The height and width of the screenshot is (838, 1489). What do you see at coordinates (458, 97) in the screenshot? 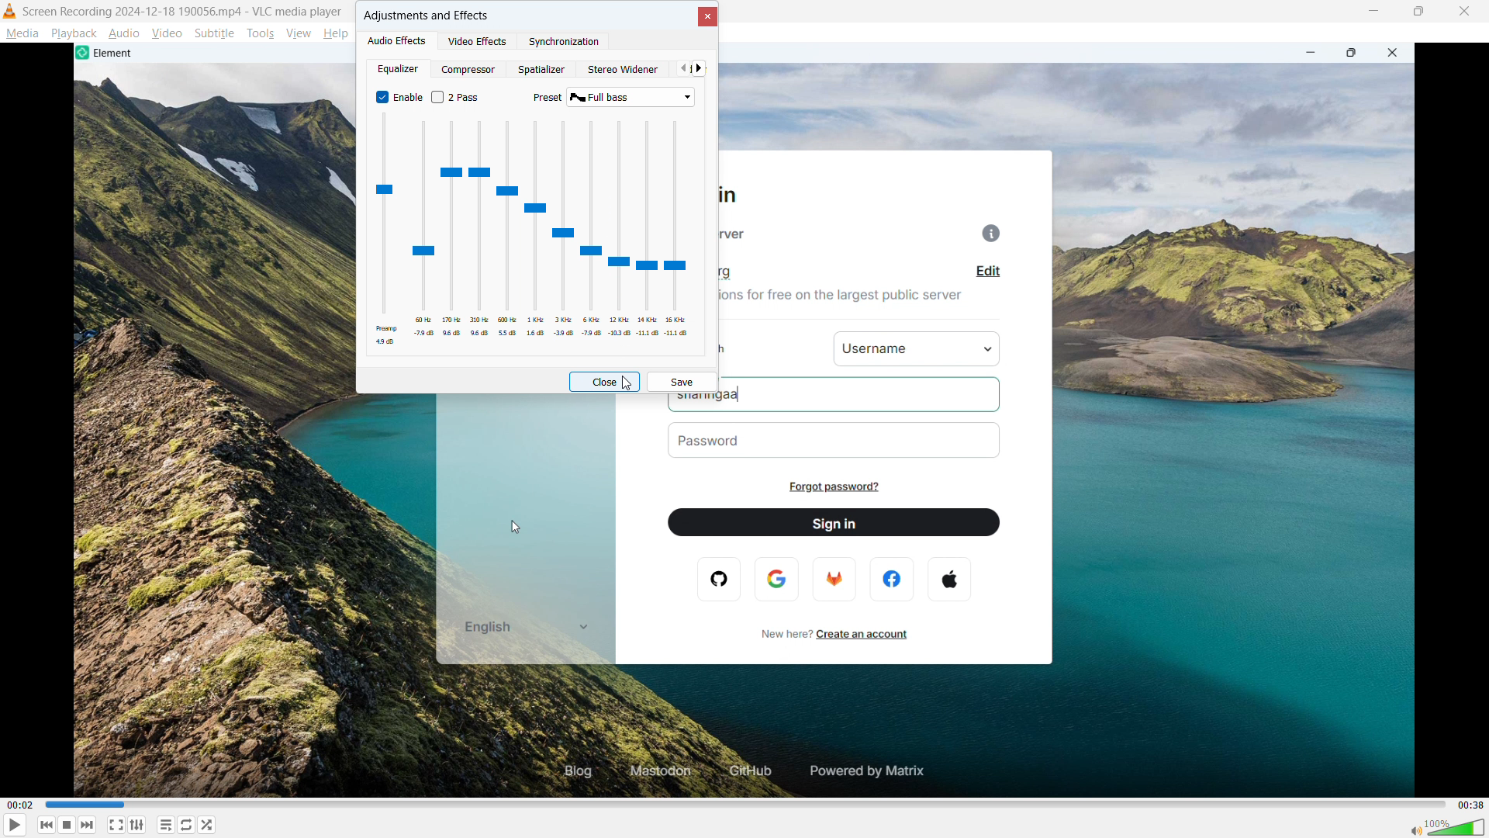
I see `Enable or disable 2 pass` at bounding box center [458, 97].